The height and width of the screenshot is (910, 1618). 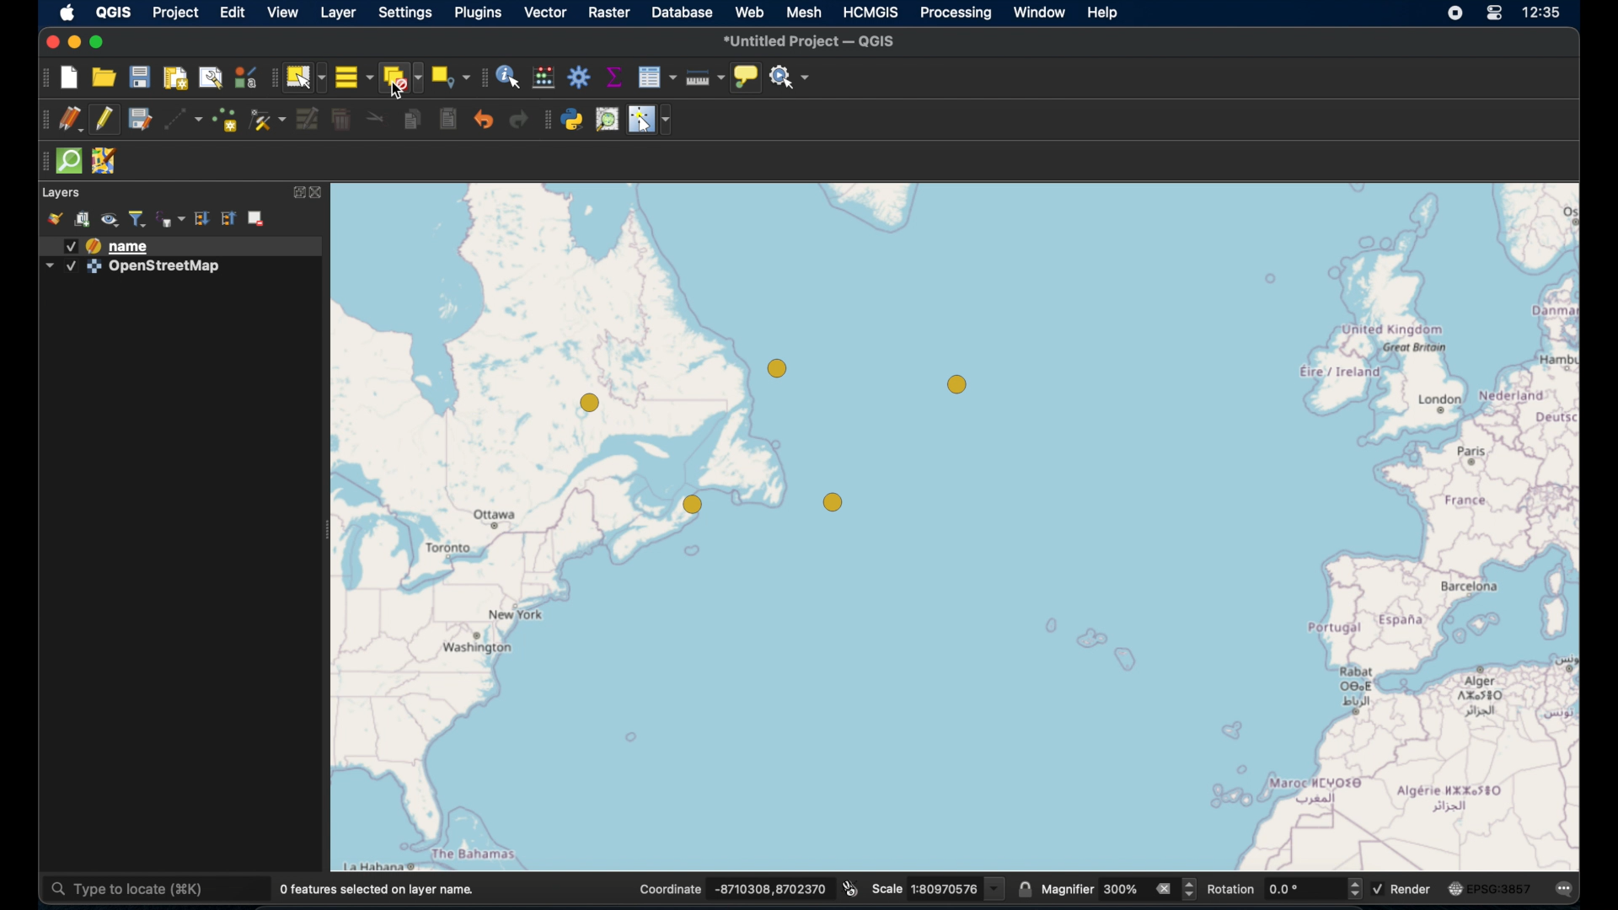 I want to click on add point feature, so click(x=227, y=122).